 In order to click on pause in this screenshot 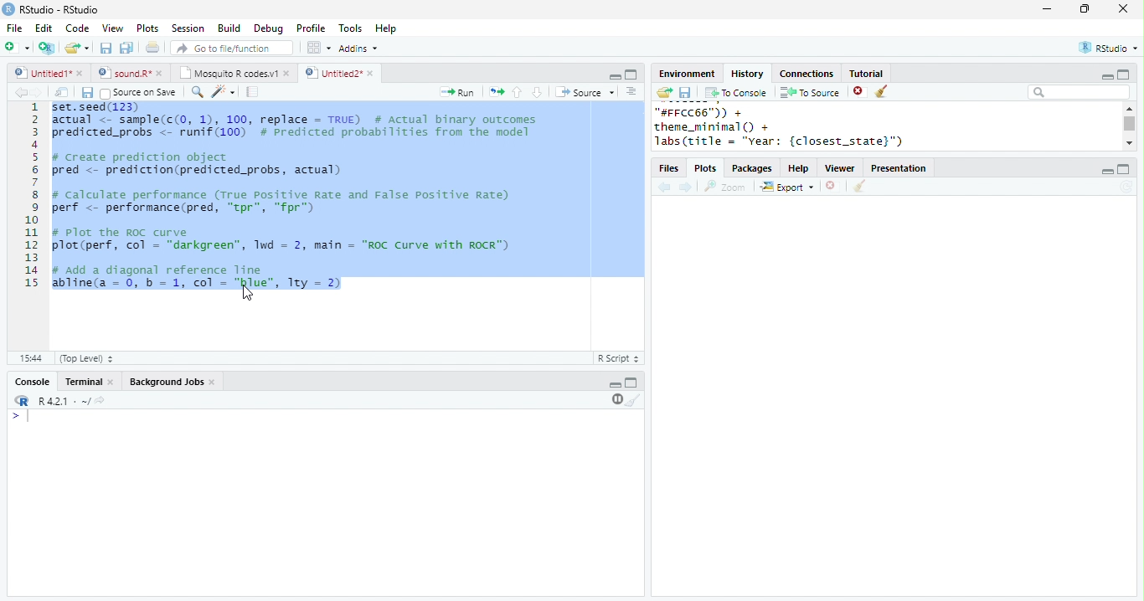, I will do `click(616, 399)`.